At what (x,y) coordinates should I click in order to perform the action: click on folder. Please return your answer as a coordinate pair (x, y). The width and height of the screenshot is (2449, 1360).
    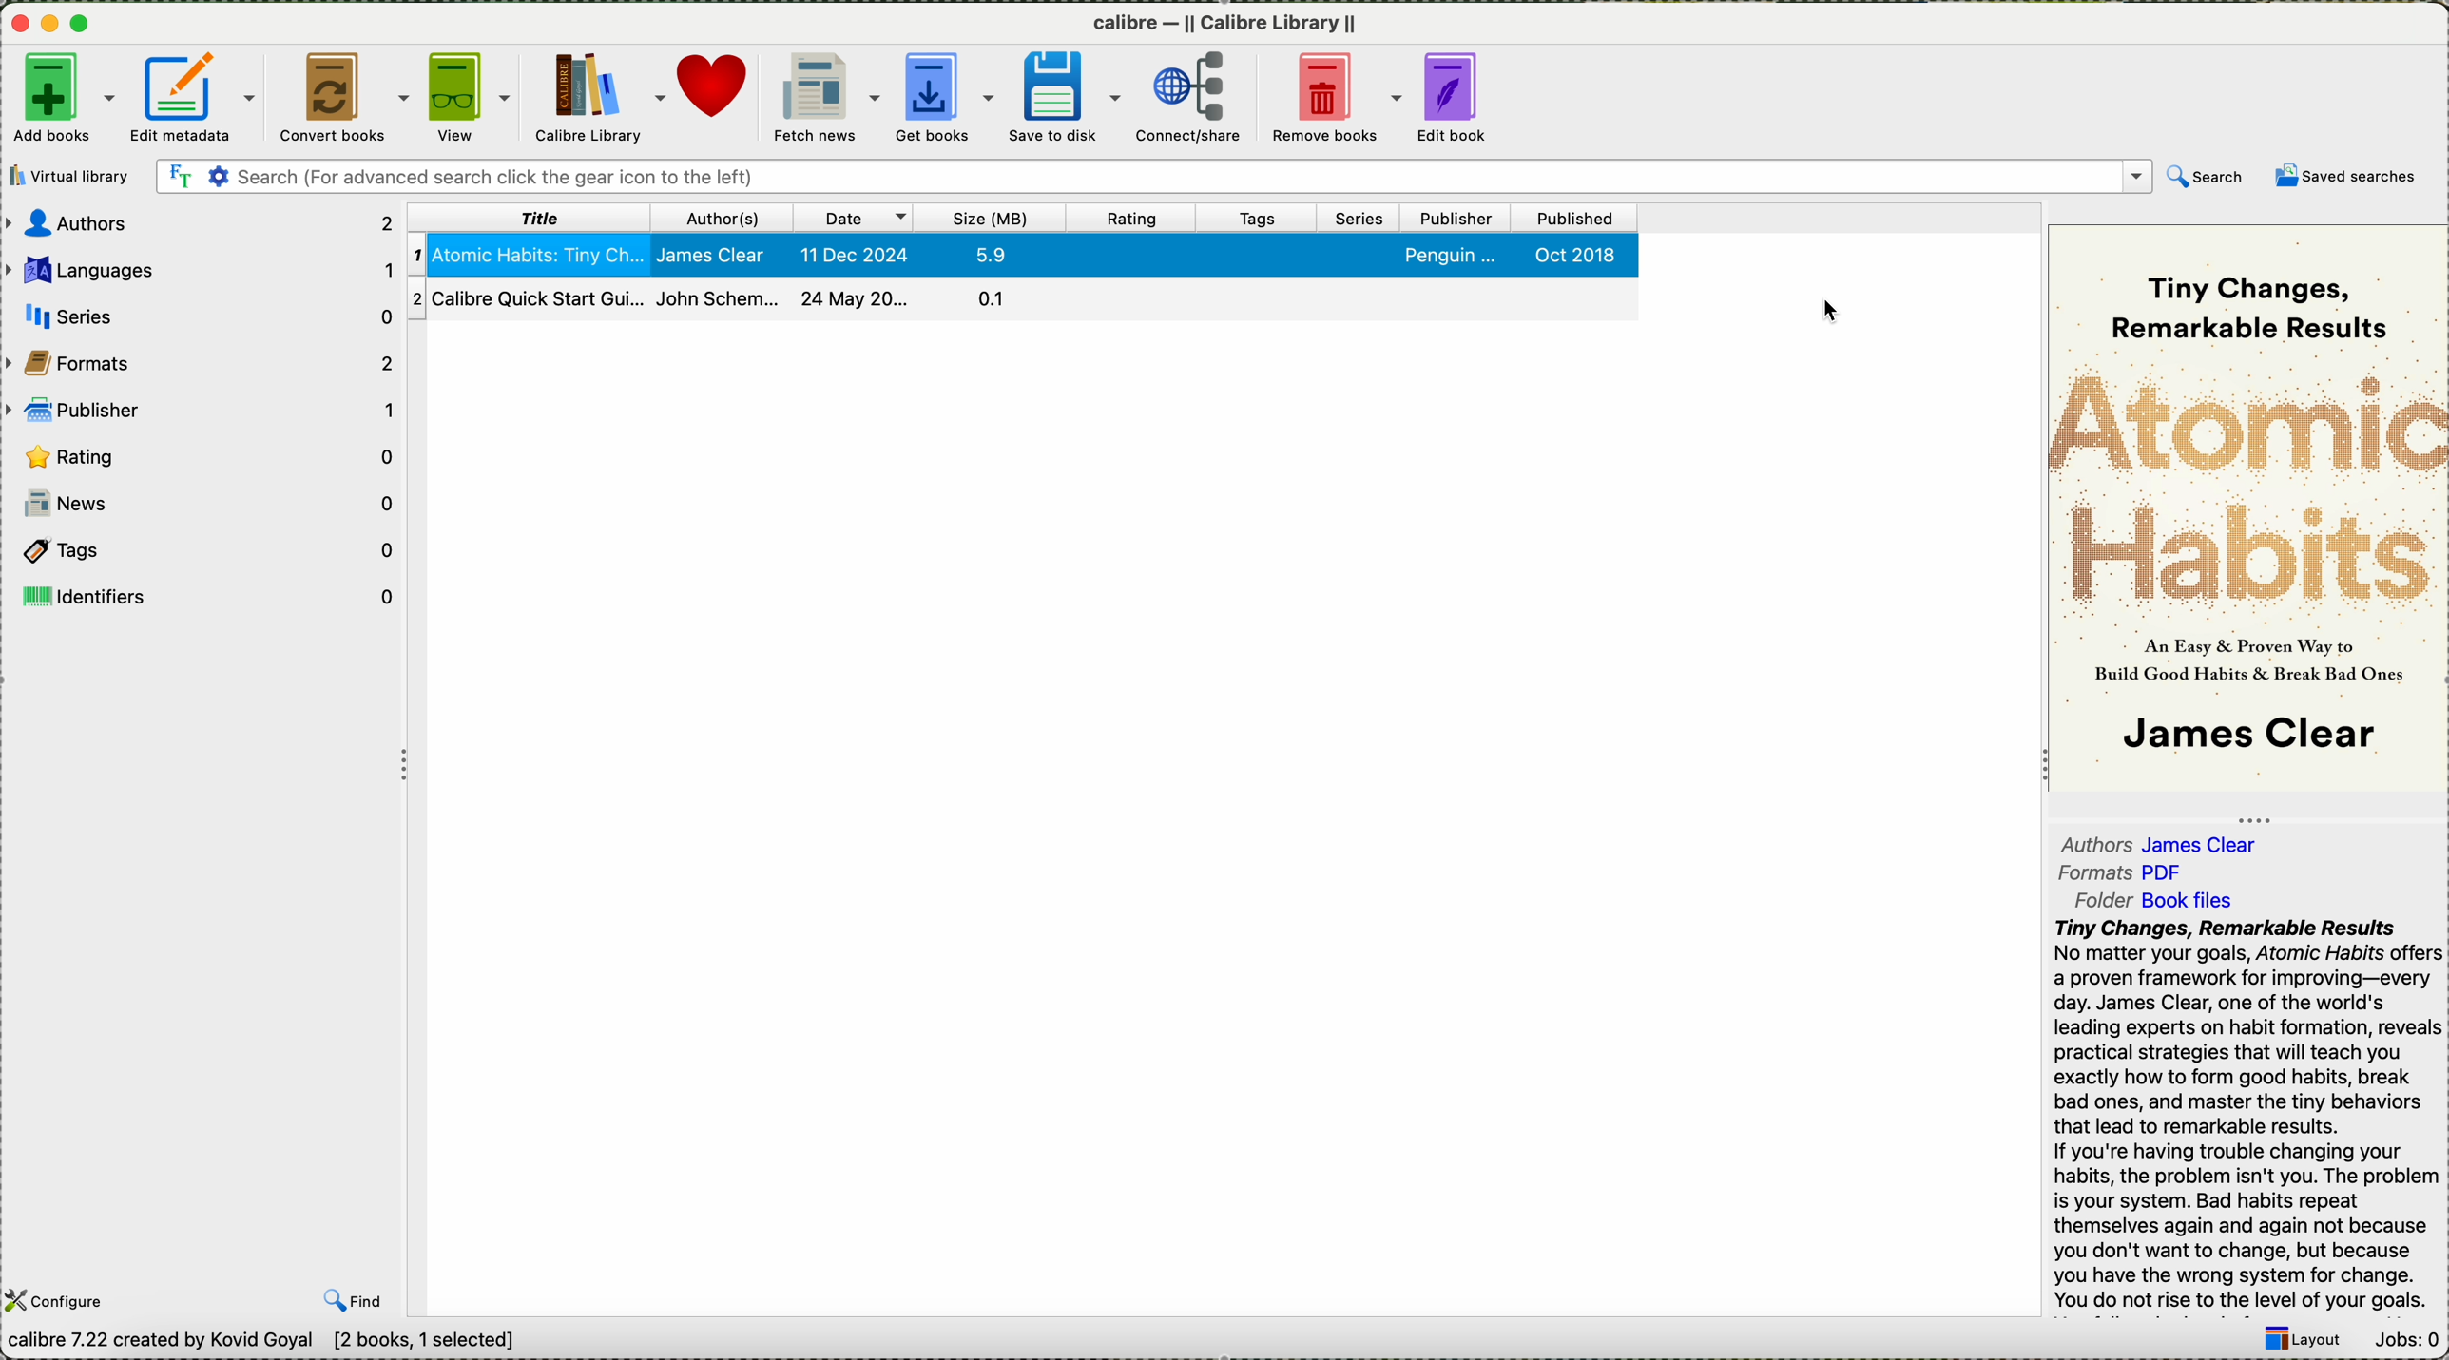
    Looking at the image, I should click on (2158, 903).